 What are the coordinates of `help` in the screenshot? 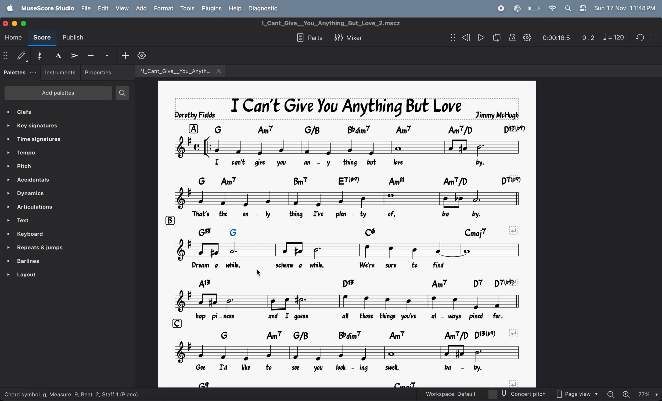 It's located at (236, 8).